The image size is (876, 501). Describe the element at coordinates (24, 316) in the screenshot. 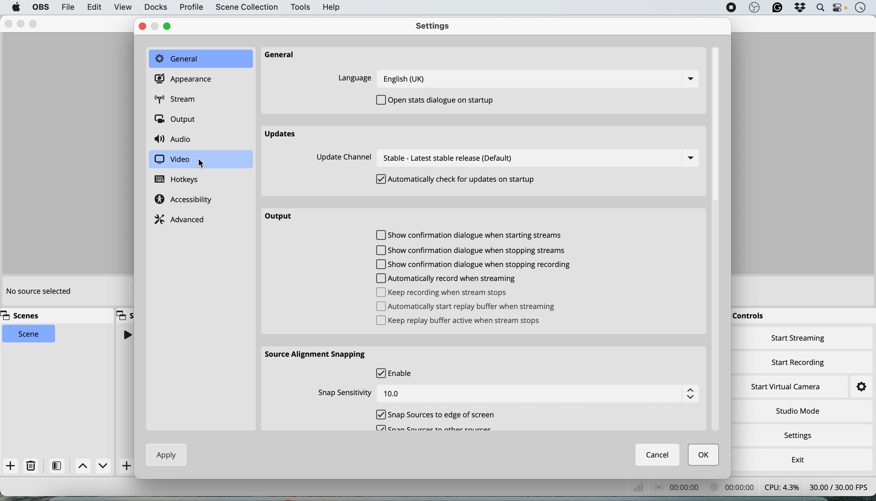

I see `scenes` at that location.